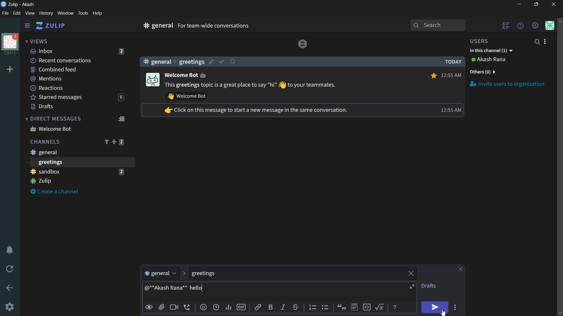 Image resolution: width=563 pixels, height=316 pixels. What do you see at coordinates (559, 21) in the screenshot?
I see `scroll up` at bounding box center [559, 21].